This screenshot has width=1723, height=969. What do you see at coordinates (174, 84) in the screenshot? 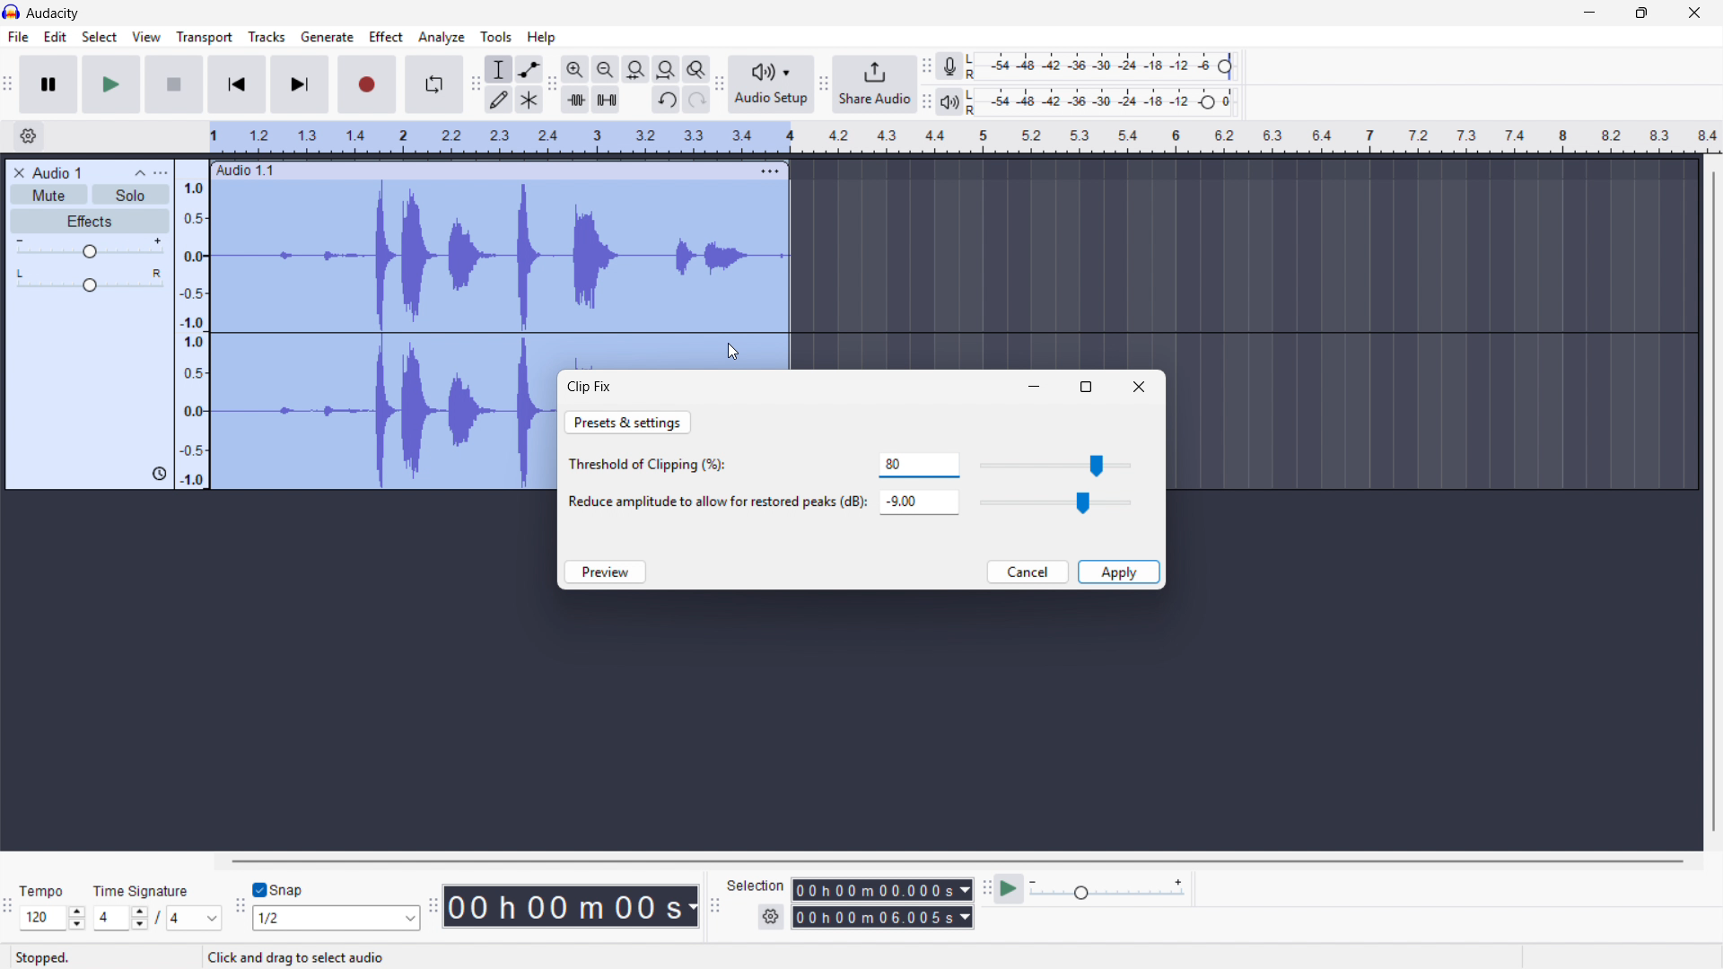
I see `Stop ` at bounding box center [174, 84].